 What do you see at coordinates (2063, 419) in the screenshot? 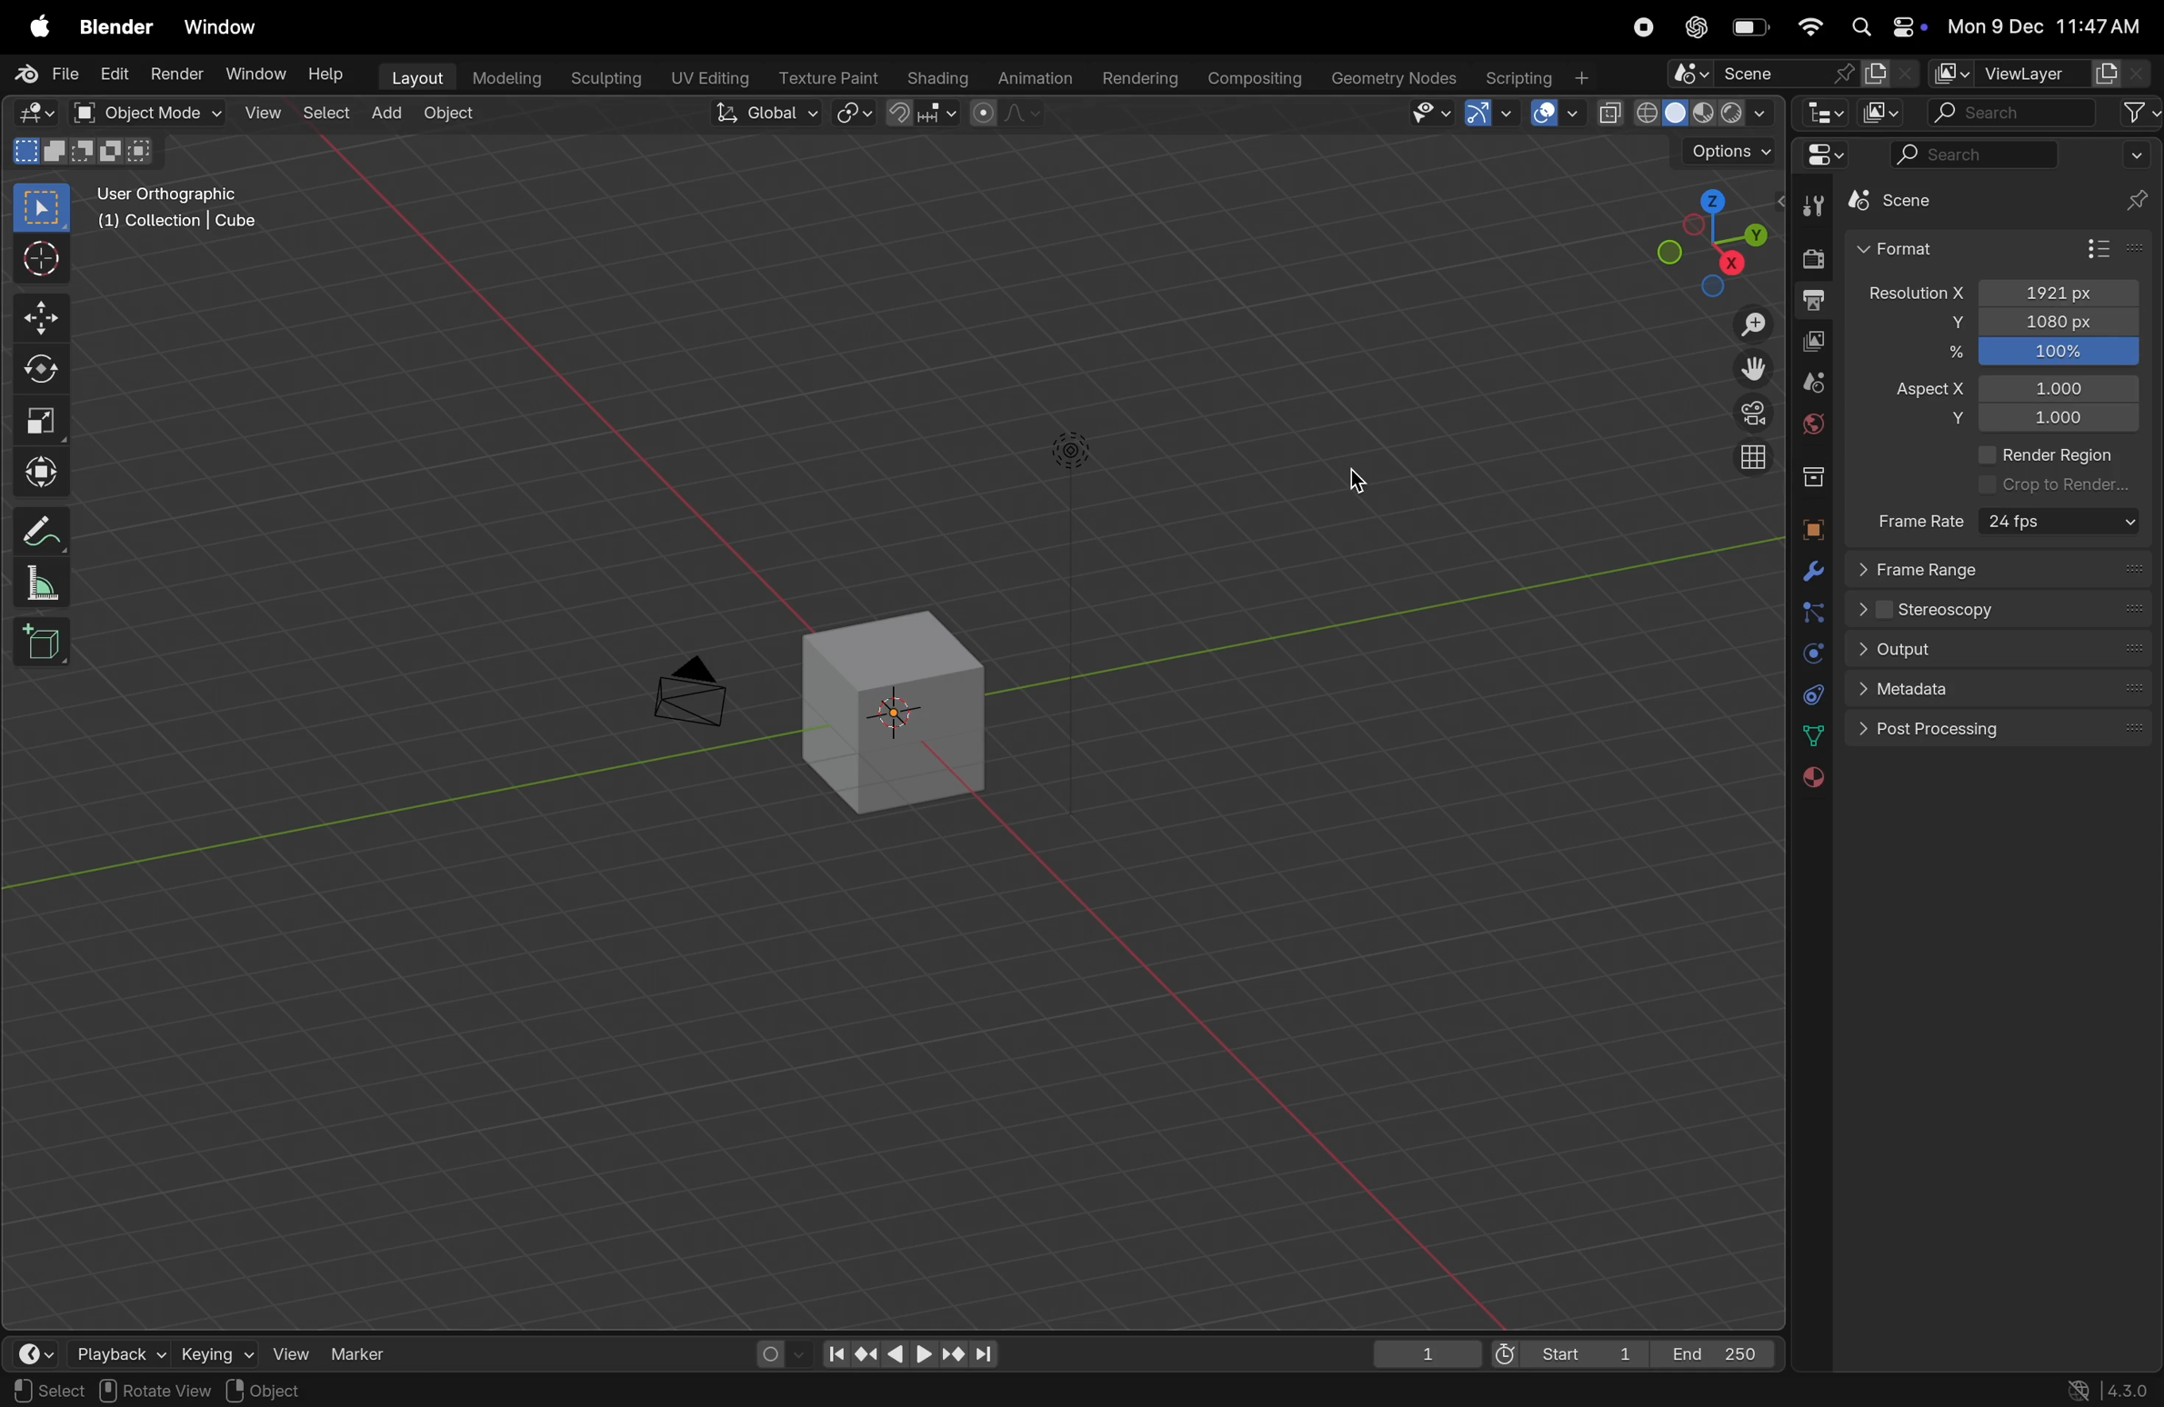
I see `1` at bounding box center [2063, 419].